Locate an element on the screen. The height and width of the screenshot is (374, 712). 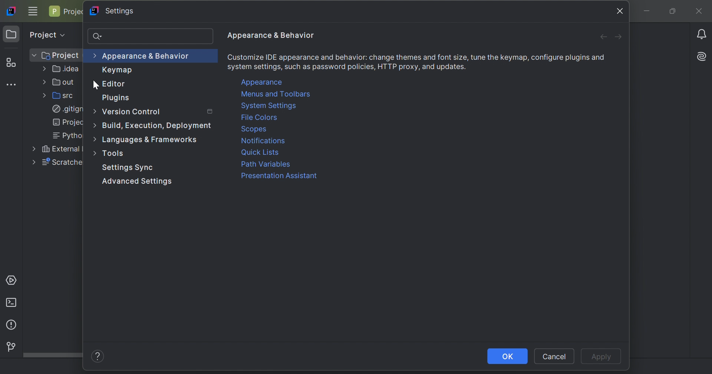
Tools is located at coordinates (111, 153).